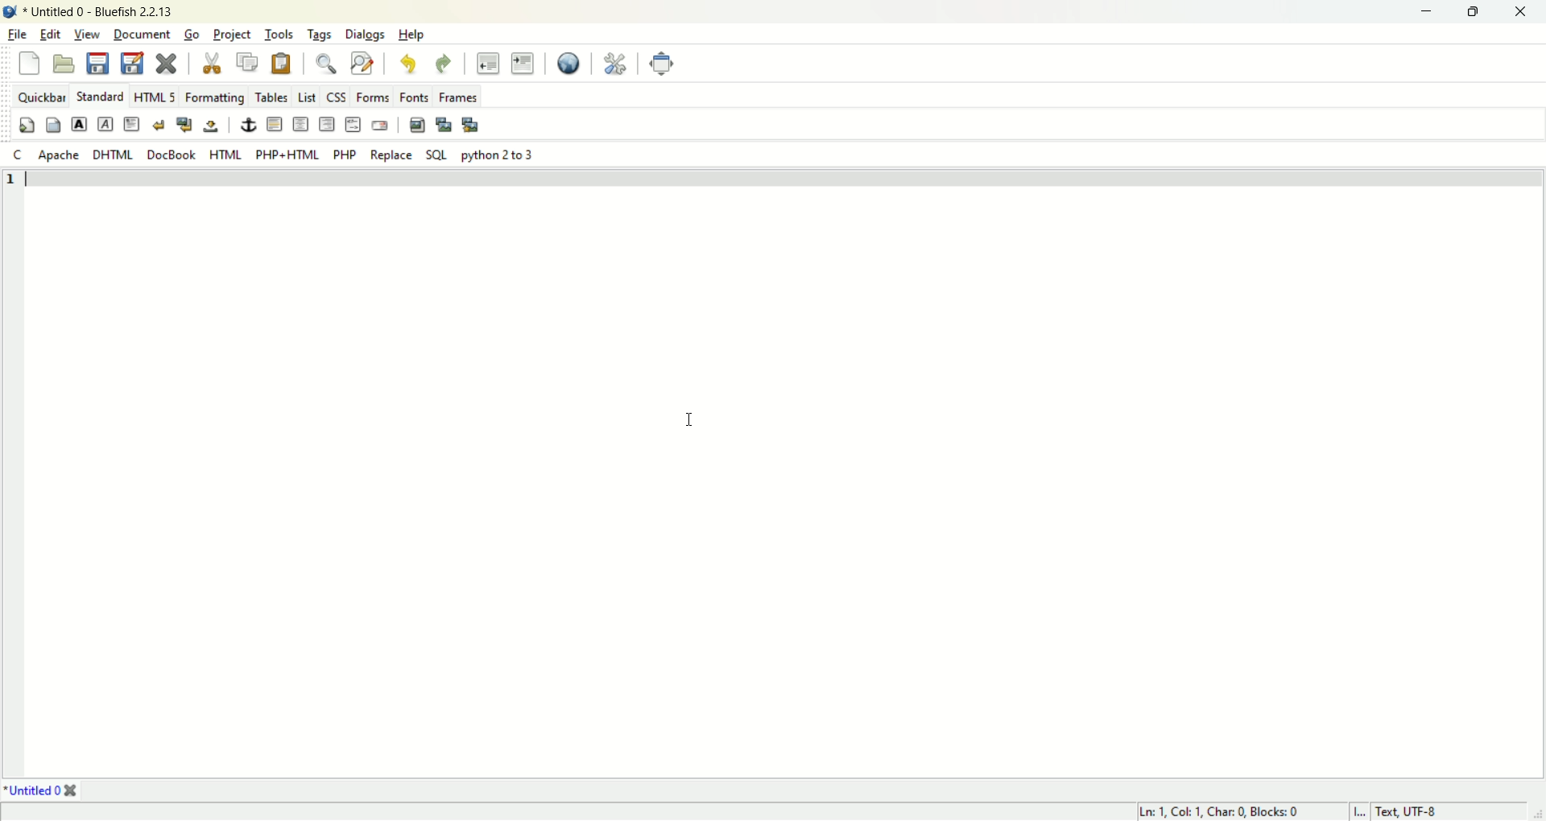  Describe the element at coordinates (215, 98) in the screenshot. I see `Formatting` at that location.